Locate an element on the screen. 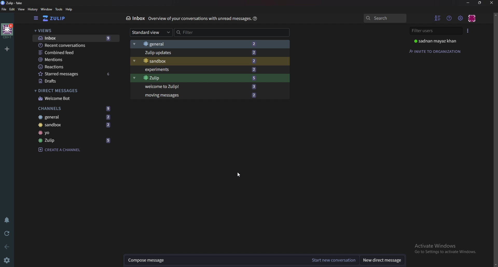  File is located at coordinates (4, 9).